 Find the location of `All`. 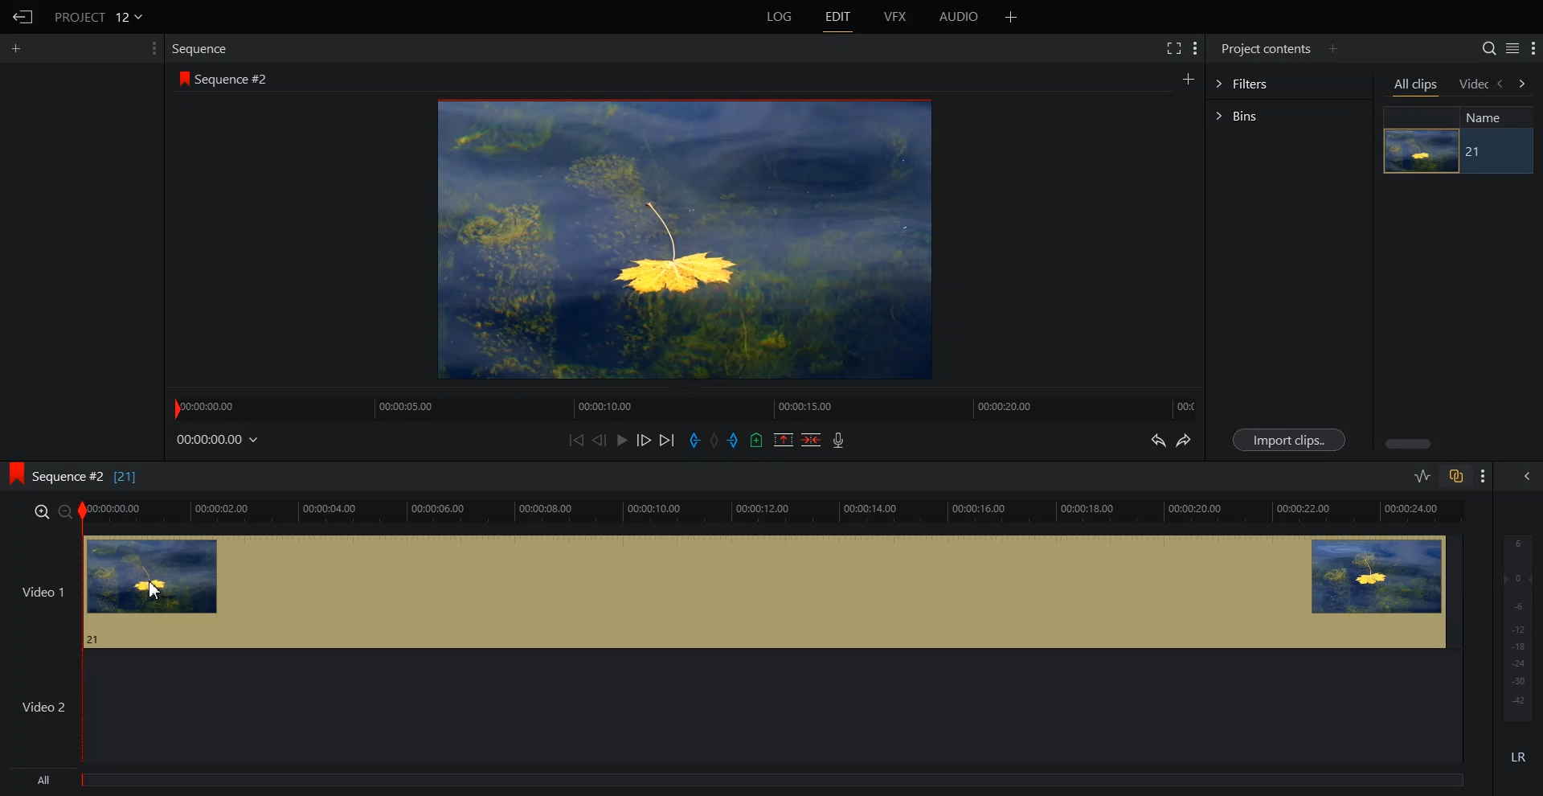

All is located at coordinates (742, 782).